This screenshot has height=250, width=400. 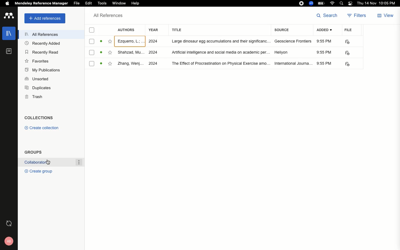 I want to click on Favorites, so click(x=37, y=62).